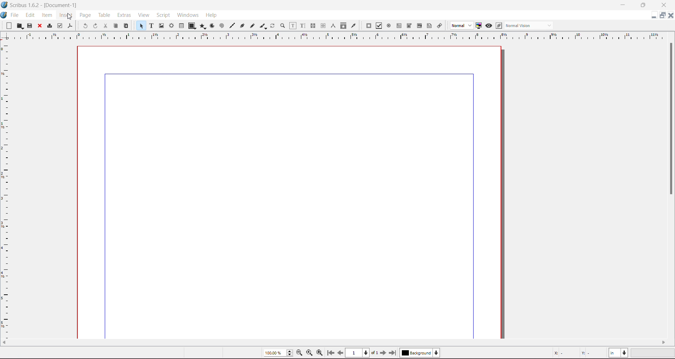 This screenshot has height=359, width=675. I want to click on Line, so click(232, 26).